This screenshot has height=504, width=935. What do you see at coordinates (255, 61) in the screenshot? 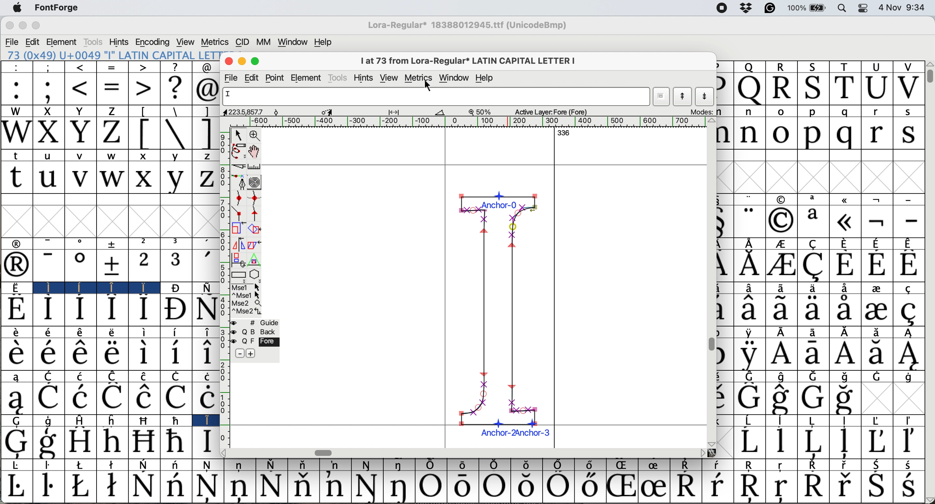
I see `maximise` at bounding box center [255, 61].